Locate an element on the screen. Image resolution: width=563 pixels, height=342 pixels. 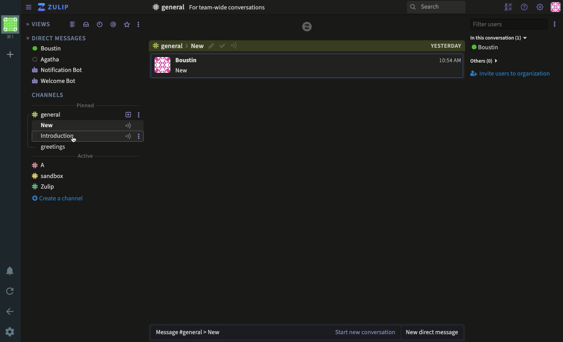
View sidebar is located at coordinates (29, 8).